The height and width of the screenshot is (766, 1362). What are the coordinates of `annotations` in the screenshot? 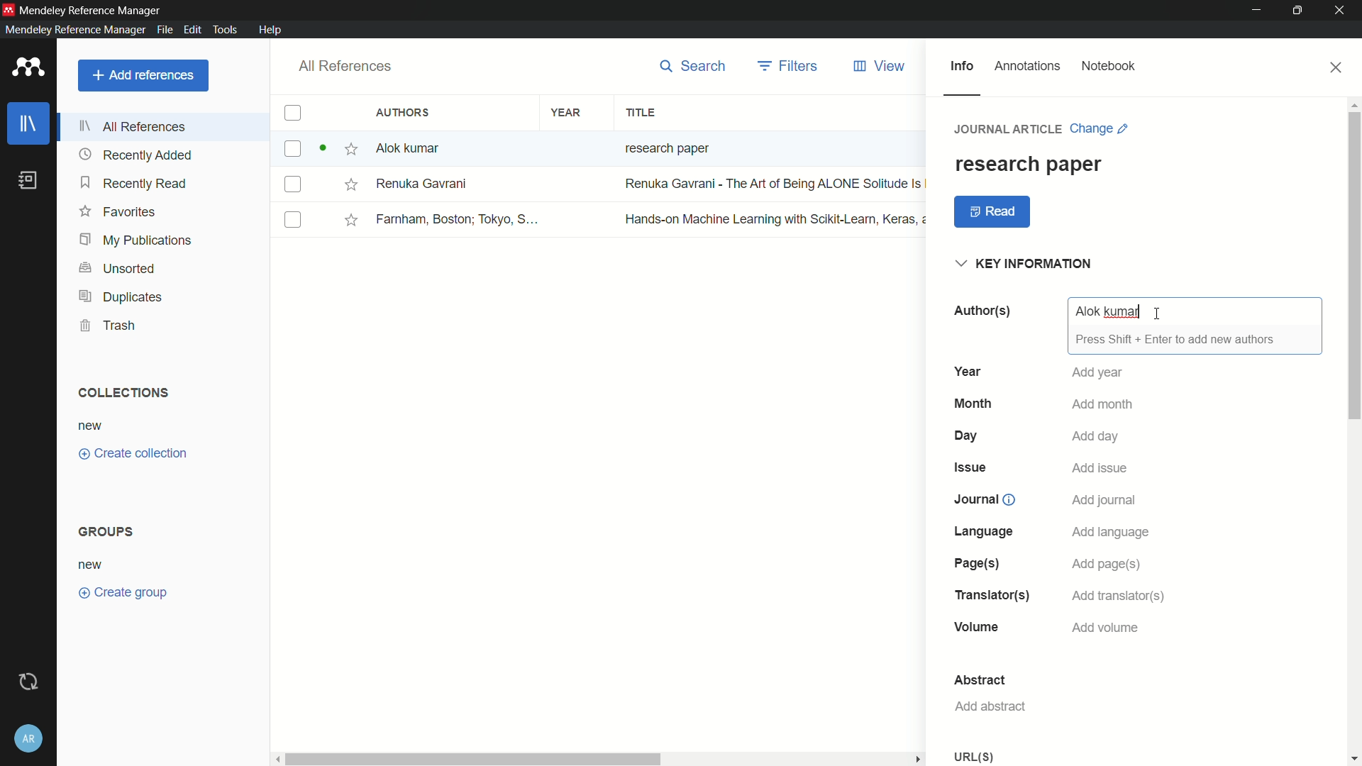 It's located at (1028, 66).